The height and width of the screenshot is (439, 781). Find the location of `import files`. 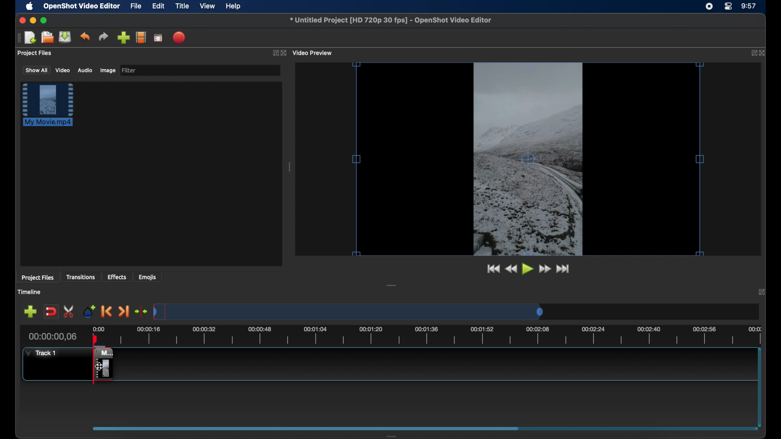

import files is located at coordinates (123, 38).